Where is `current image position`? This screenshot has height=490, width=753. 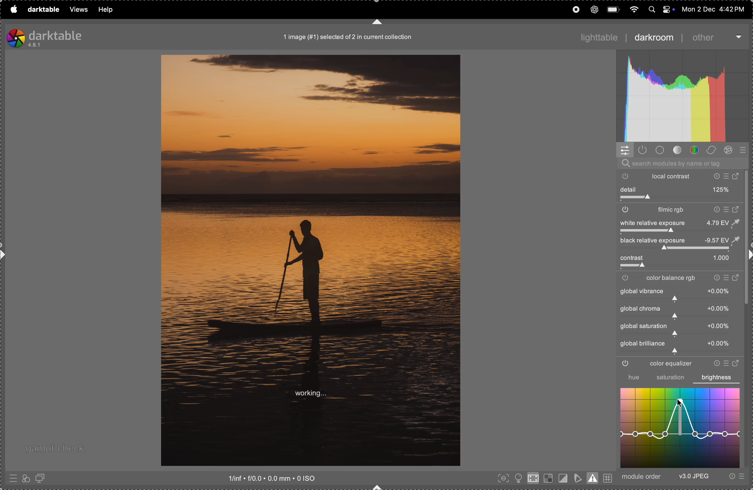 current image position is located at coordinates (349, 38).